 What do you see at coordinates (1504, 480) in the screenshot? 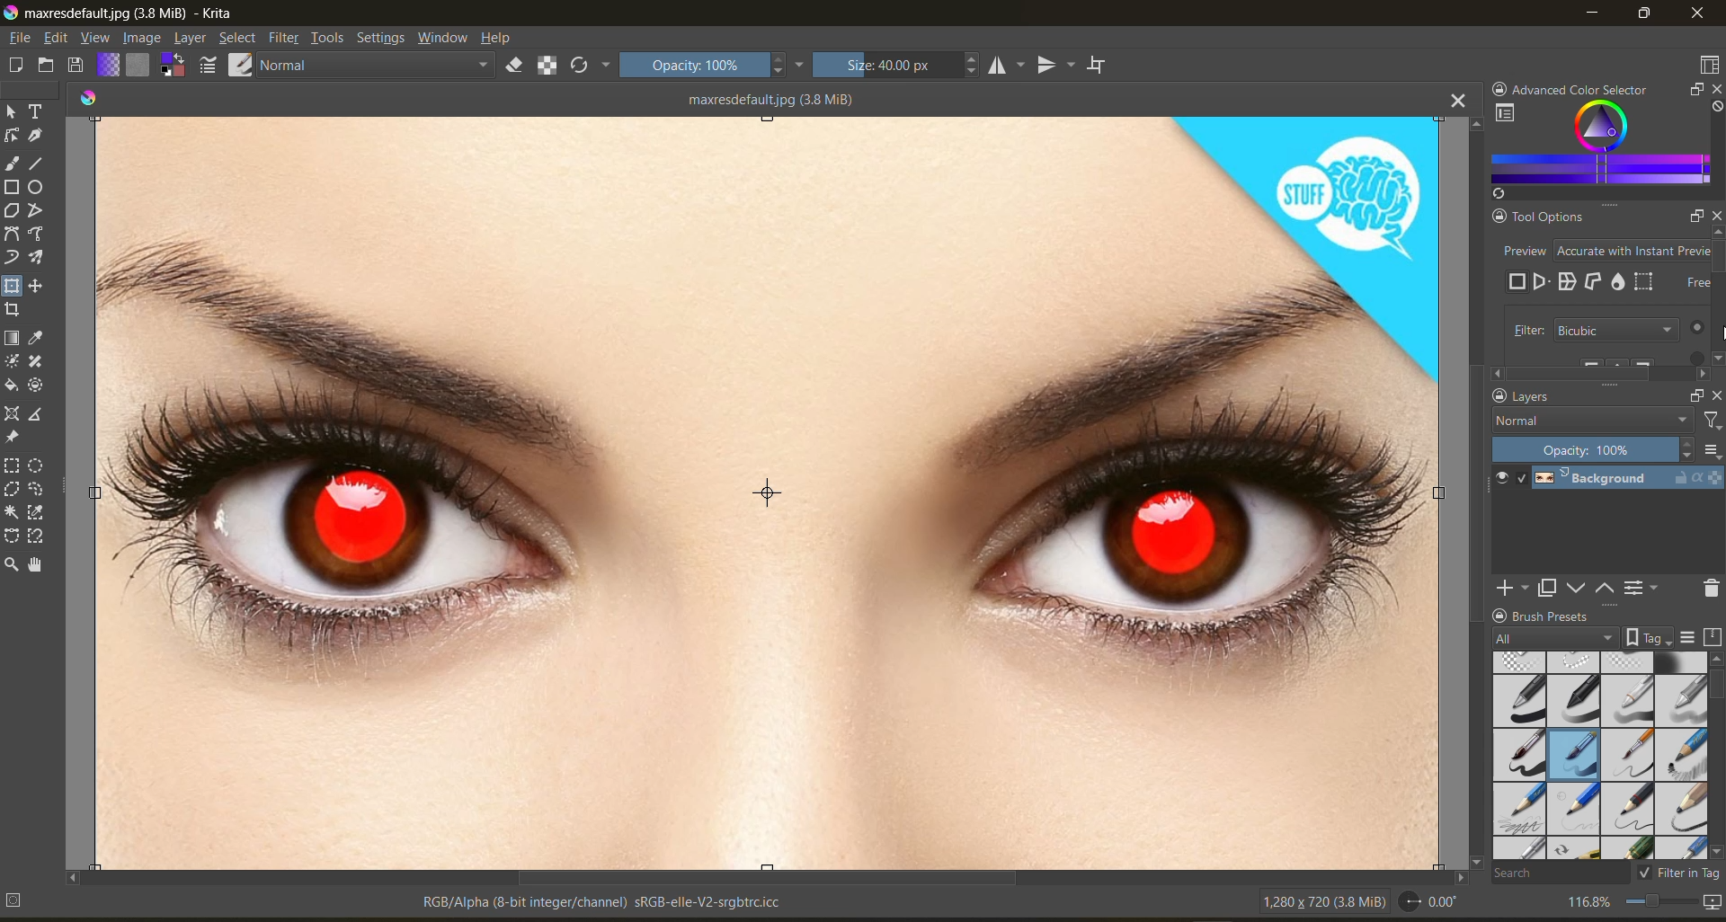
I see `preview` at bounding box center [1504, 480].